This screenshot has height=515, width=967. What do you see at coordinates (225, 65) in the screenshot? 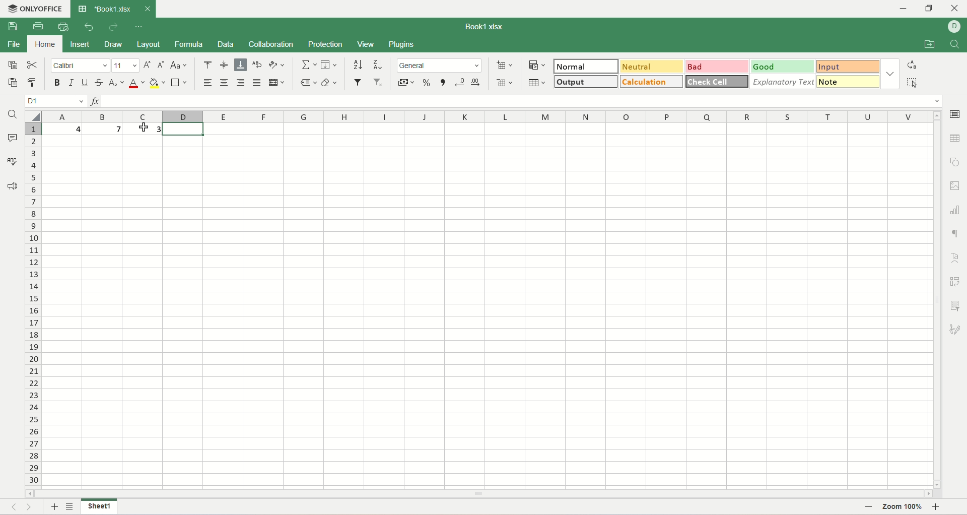
I see `align middle` at bounding box center [225, 65].